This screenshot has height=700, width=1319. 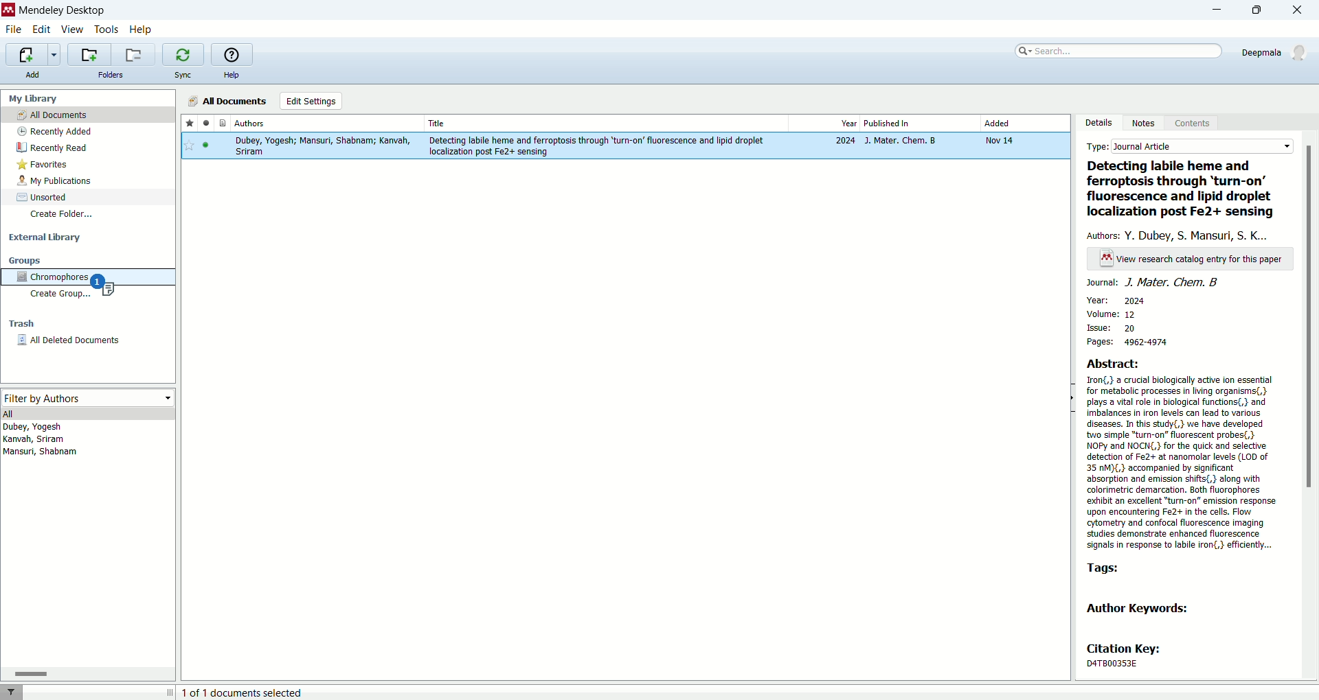 I want to click on sync, so click(x=182, y=77).